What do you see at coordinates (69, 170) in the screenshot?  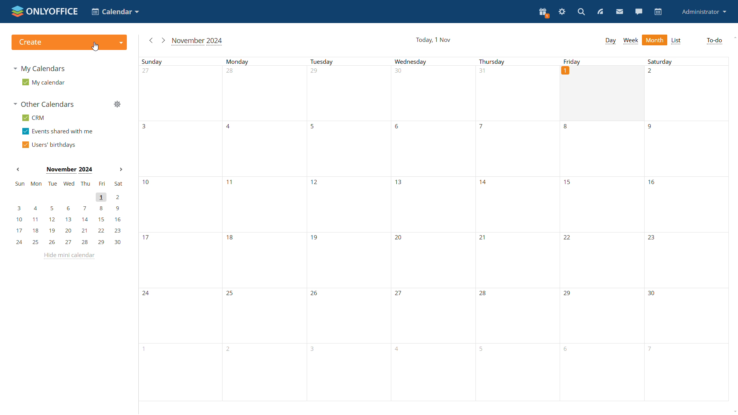 I see `Month on display` at bounding box center [69, 170].